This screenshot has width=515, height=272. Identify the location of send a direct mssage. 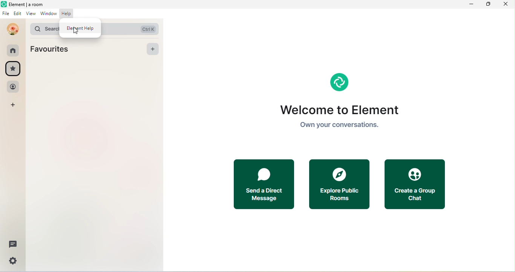
(265, 185).